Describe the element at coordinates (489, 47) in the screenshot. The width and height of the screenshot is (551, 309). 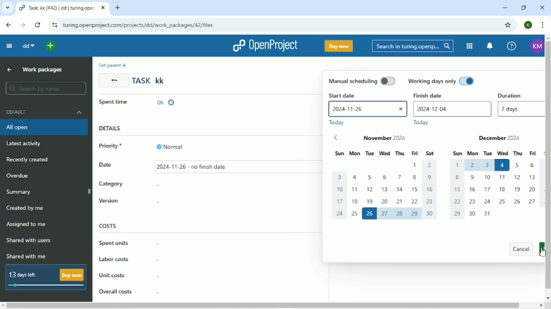
I see `To notification center` at that location.